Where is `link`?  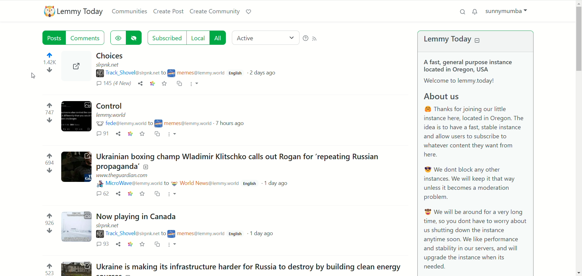
link is located at coordinates (131, 194).